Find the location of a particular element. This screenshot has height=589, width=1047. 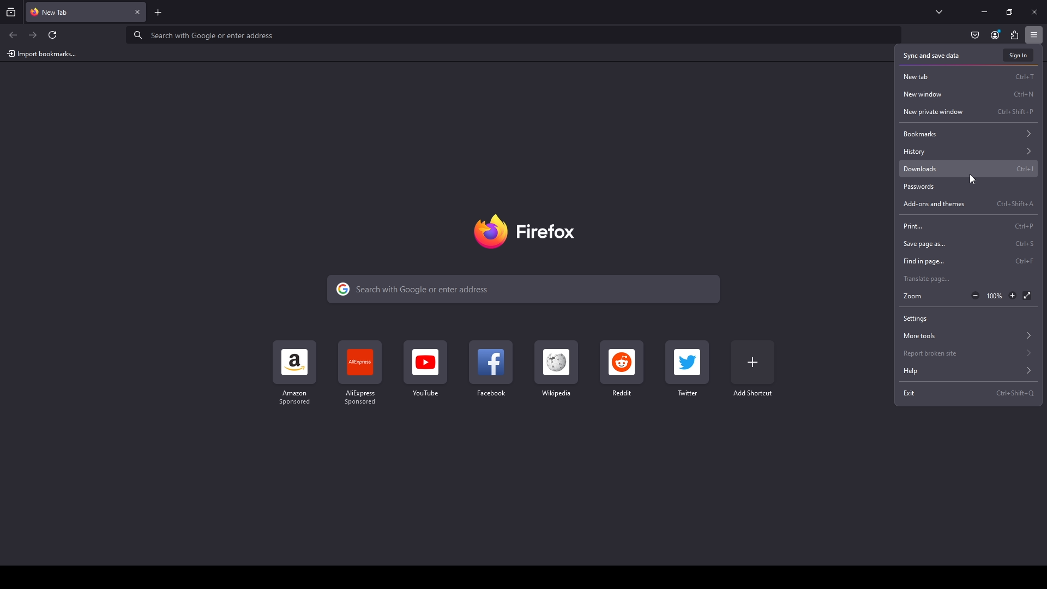

Add-ons and themes is located at coordinates (969, 205).